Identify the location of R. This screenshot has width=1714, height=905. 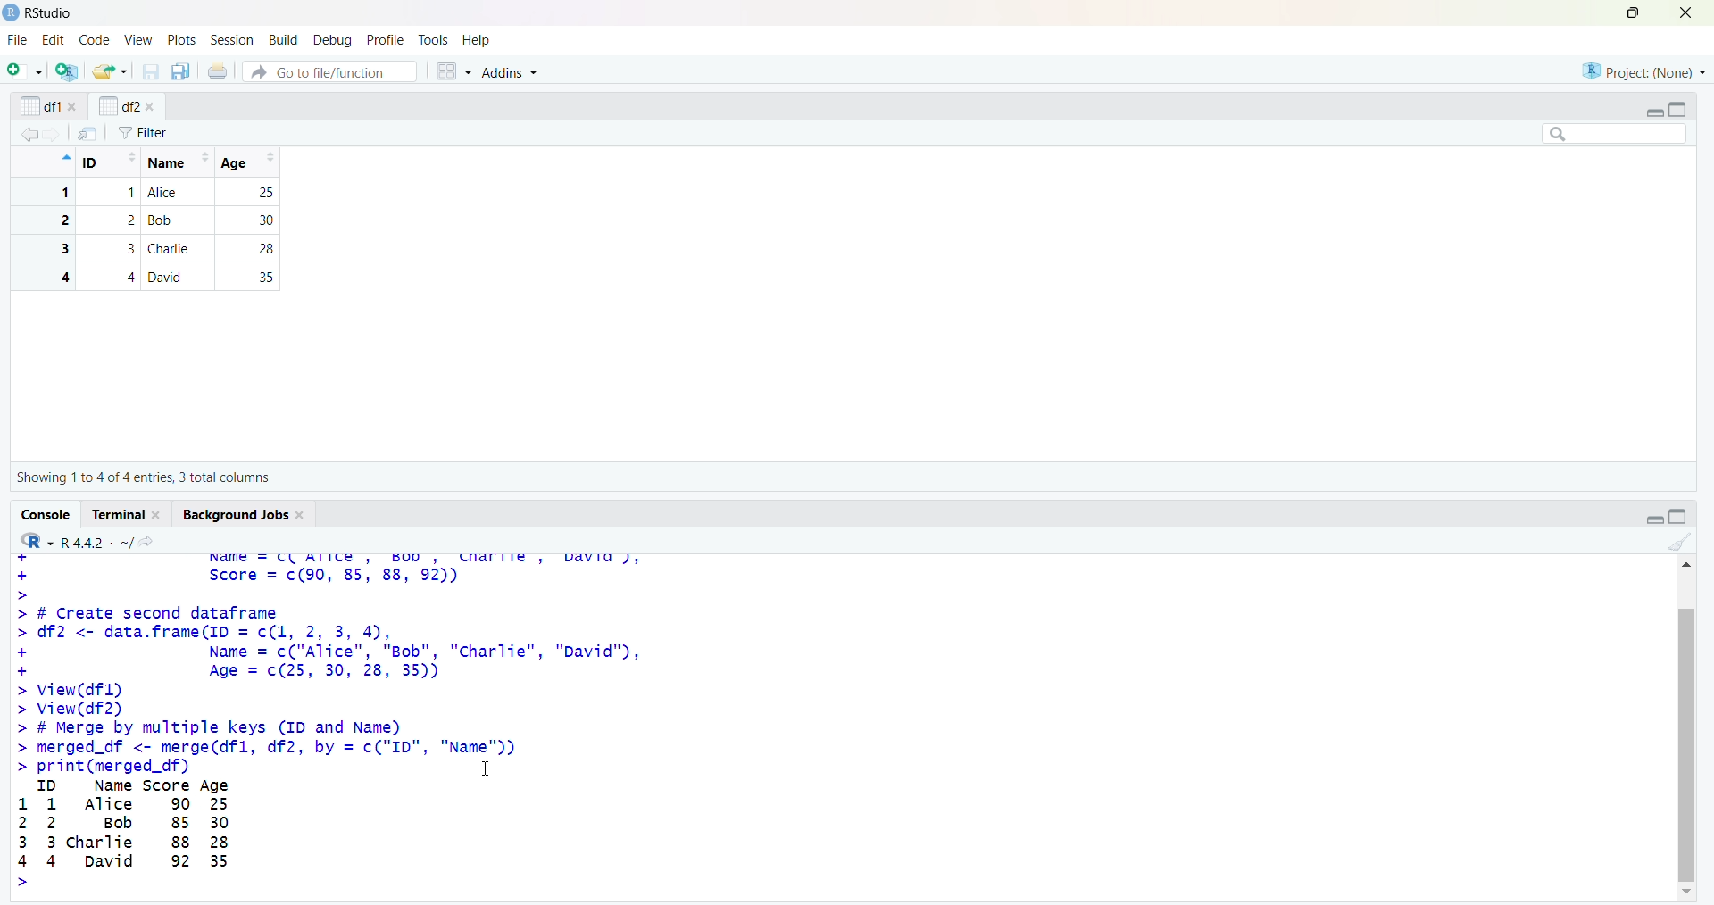
(37, 541).